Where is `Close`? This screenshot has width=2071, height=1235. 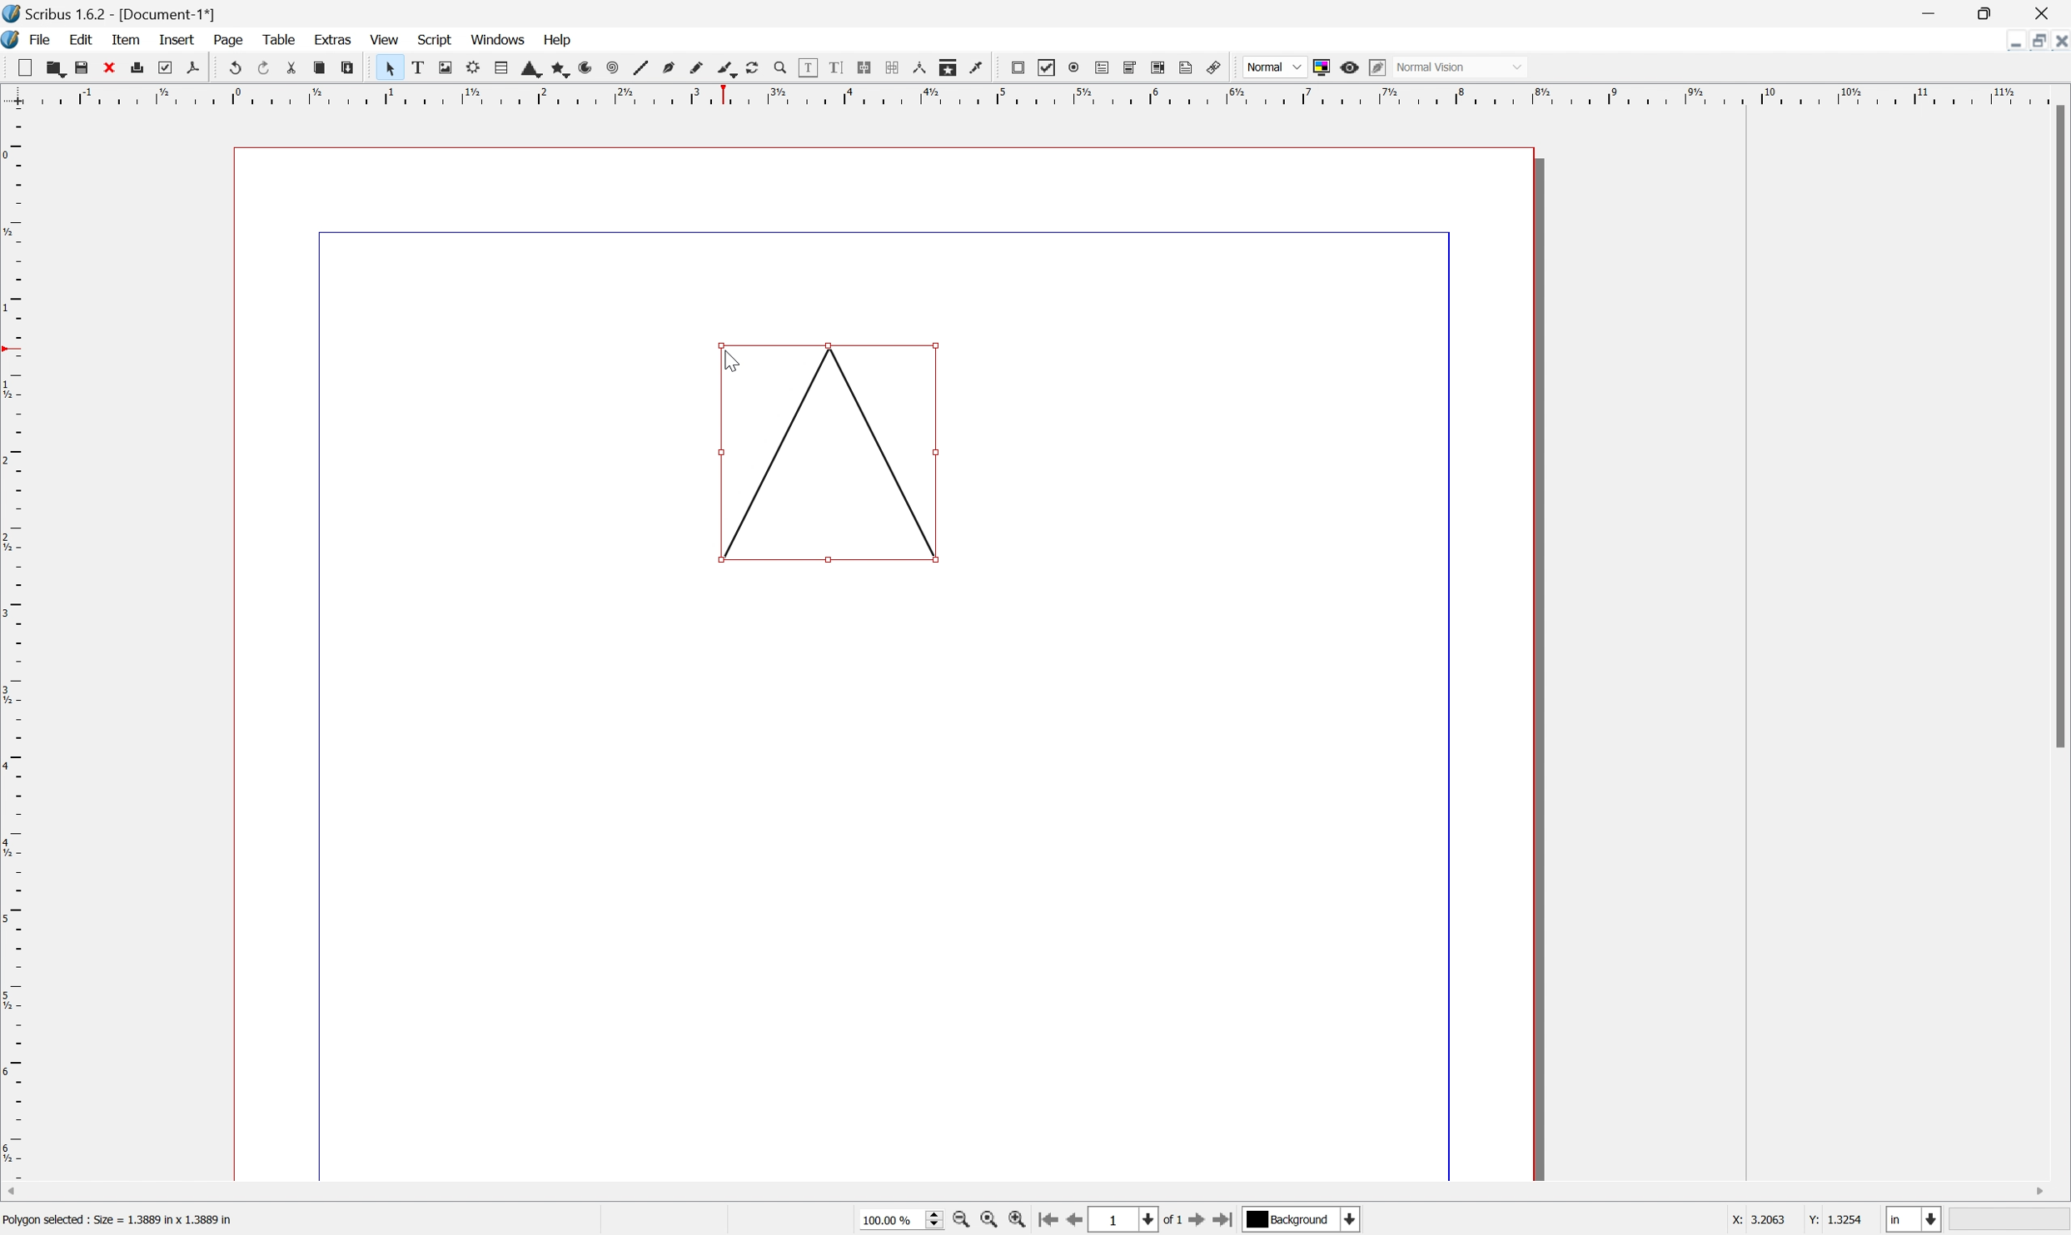
Close is located at coordinates (2041, 14).